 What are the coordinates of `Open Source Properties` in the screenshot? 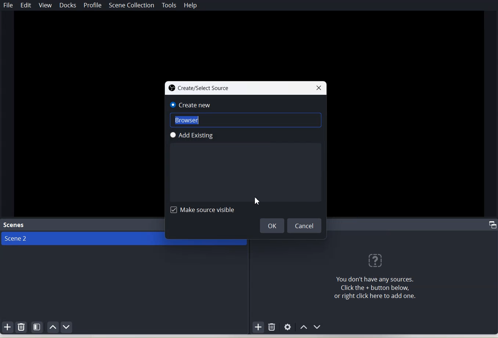 It's located at (288, 327).